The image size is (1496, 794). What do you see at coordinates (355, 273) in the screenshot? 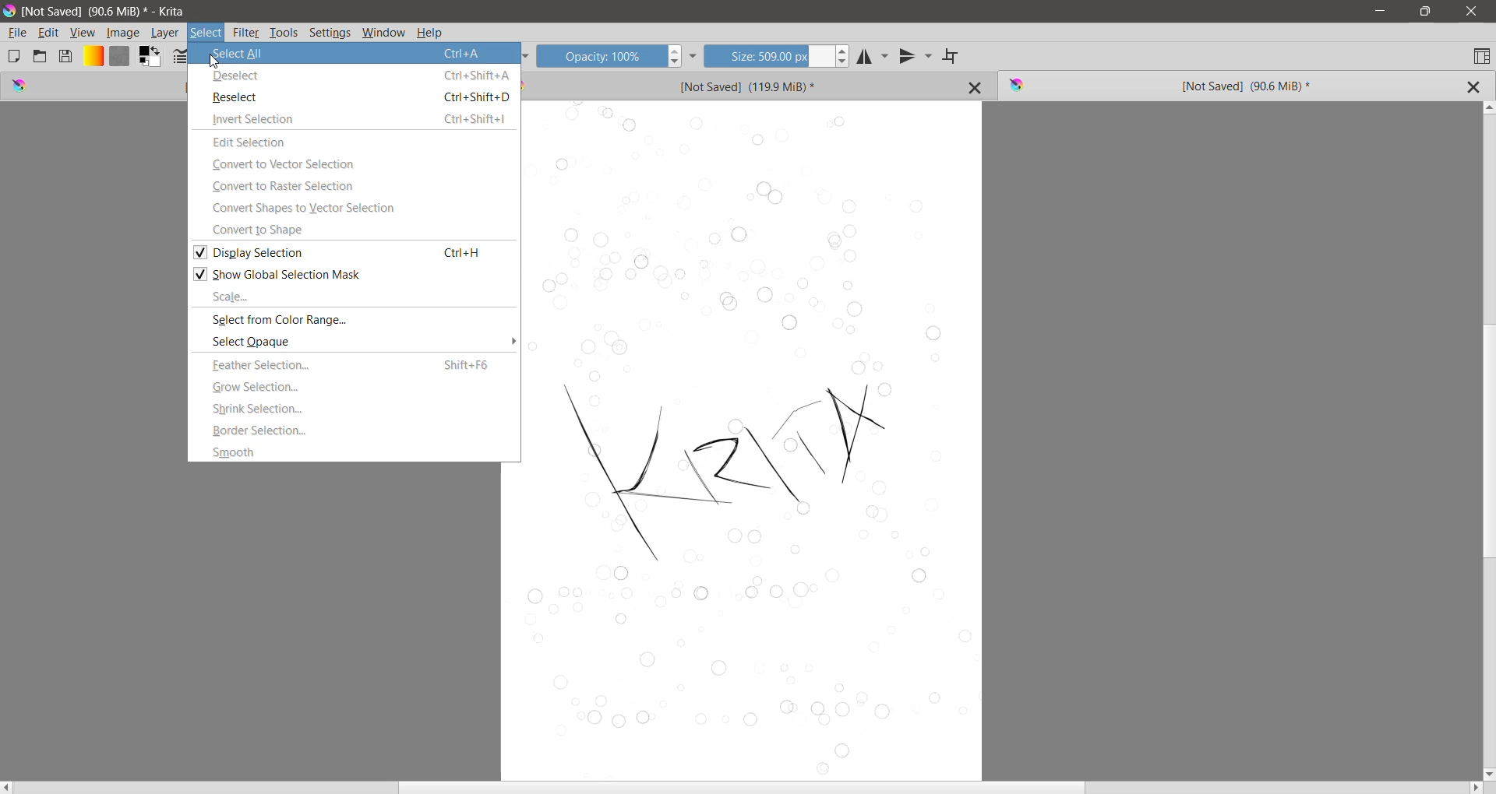
I see `Show Global Selection Mask - enable/disable` at bounding box center [355, 273].